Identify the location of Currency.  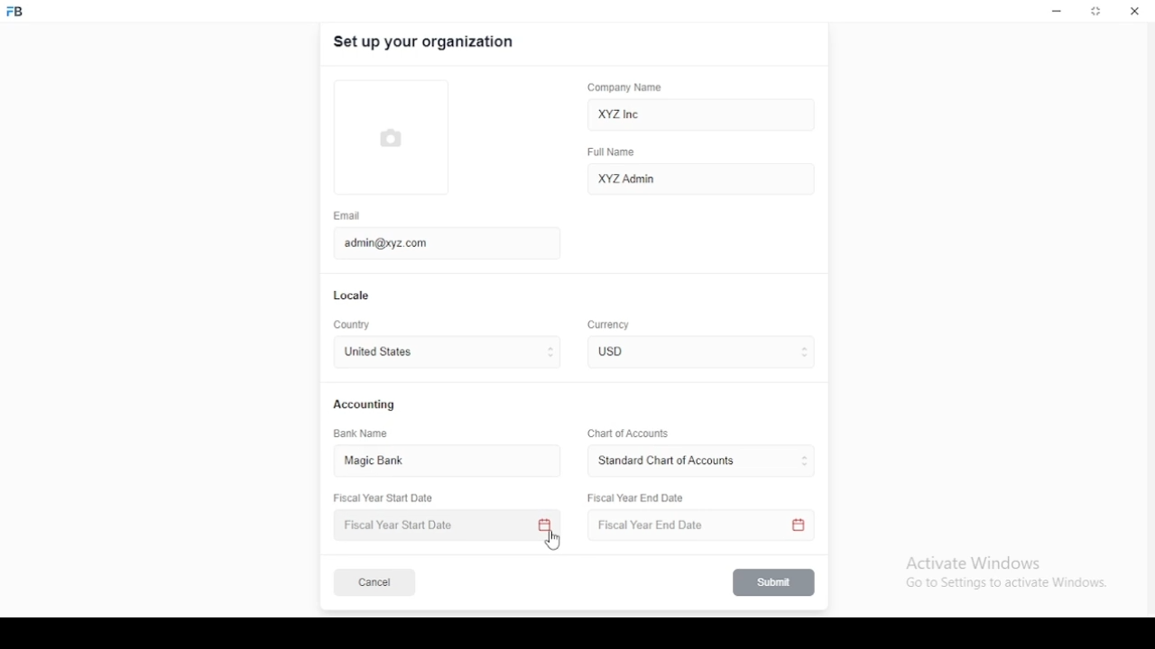
(609, 325).